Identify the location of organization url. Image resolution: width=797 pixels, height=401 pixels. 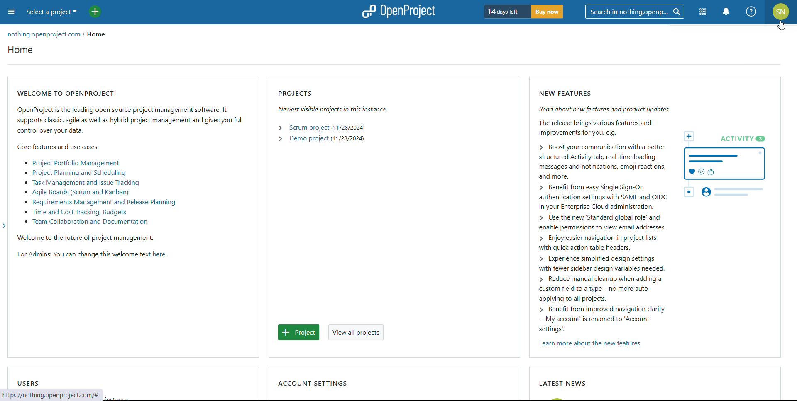
(45, 35).